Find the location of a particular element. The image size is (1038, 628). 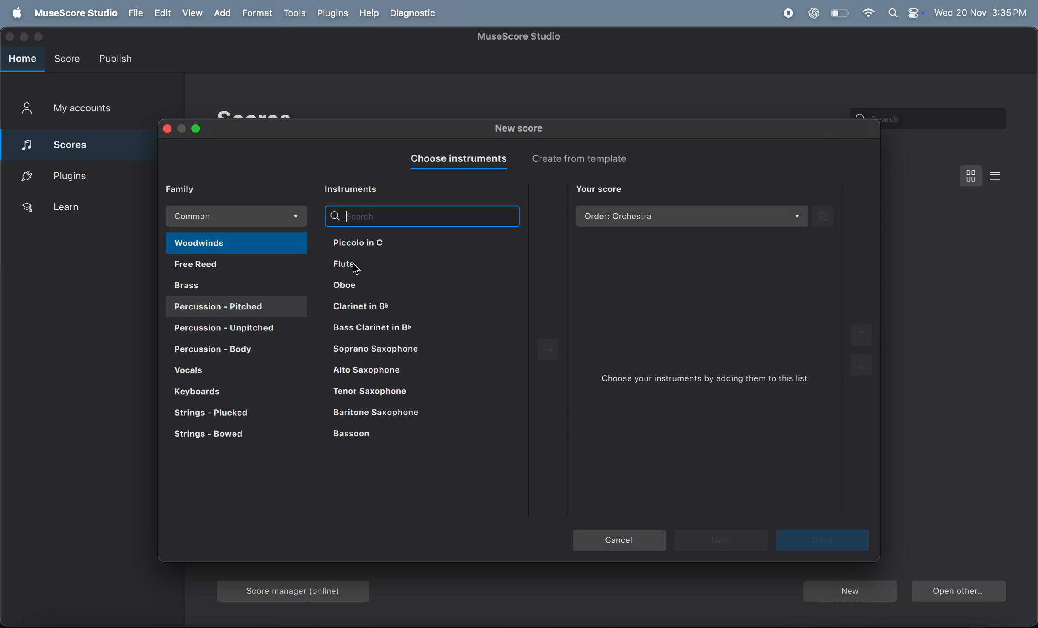

minimize is located at coordinates (182, 129).